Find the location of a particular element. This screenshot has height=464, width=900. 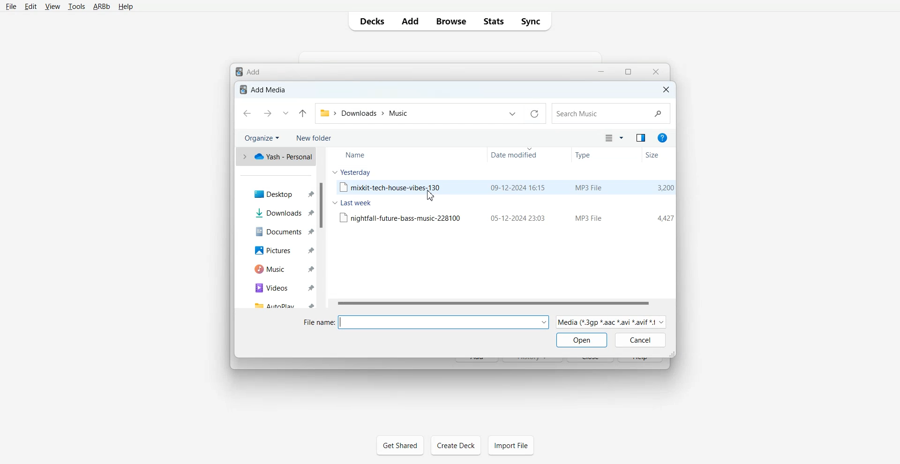

Search Bar is located at coordinates (611, 113).